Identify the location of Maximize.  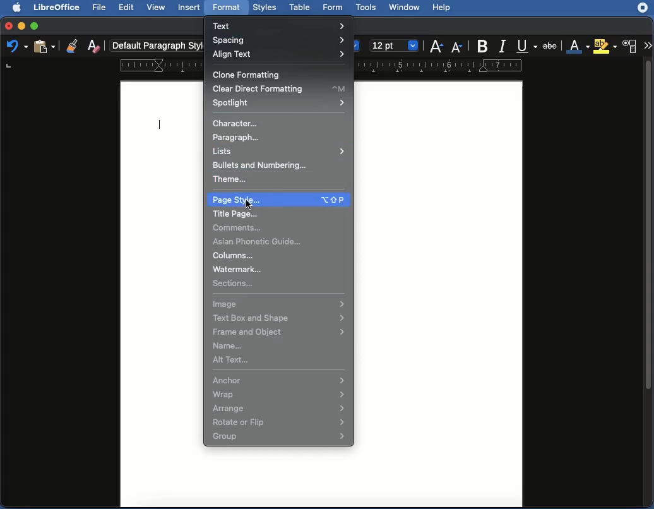
(36, 25).